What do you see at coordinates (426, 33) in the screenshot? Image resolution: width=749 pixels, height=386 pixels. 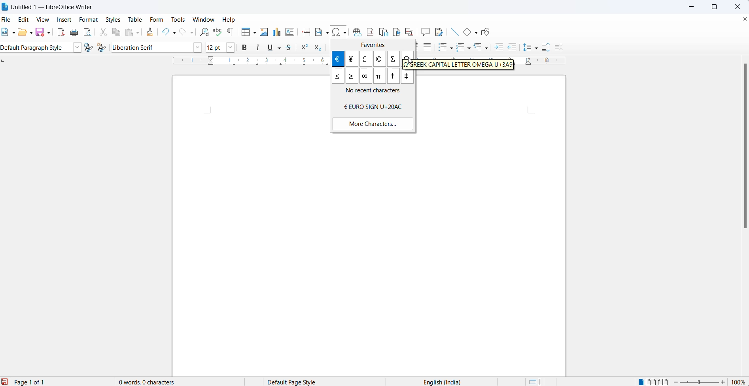 I see `insert comments` at bounding box center [426, 33].